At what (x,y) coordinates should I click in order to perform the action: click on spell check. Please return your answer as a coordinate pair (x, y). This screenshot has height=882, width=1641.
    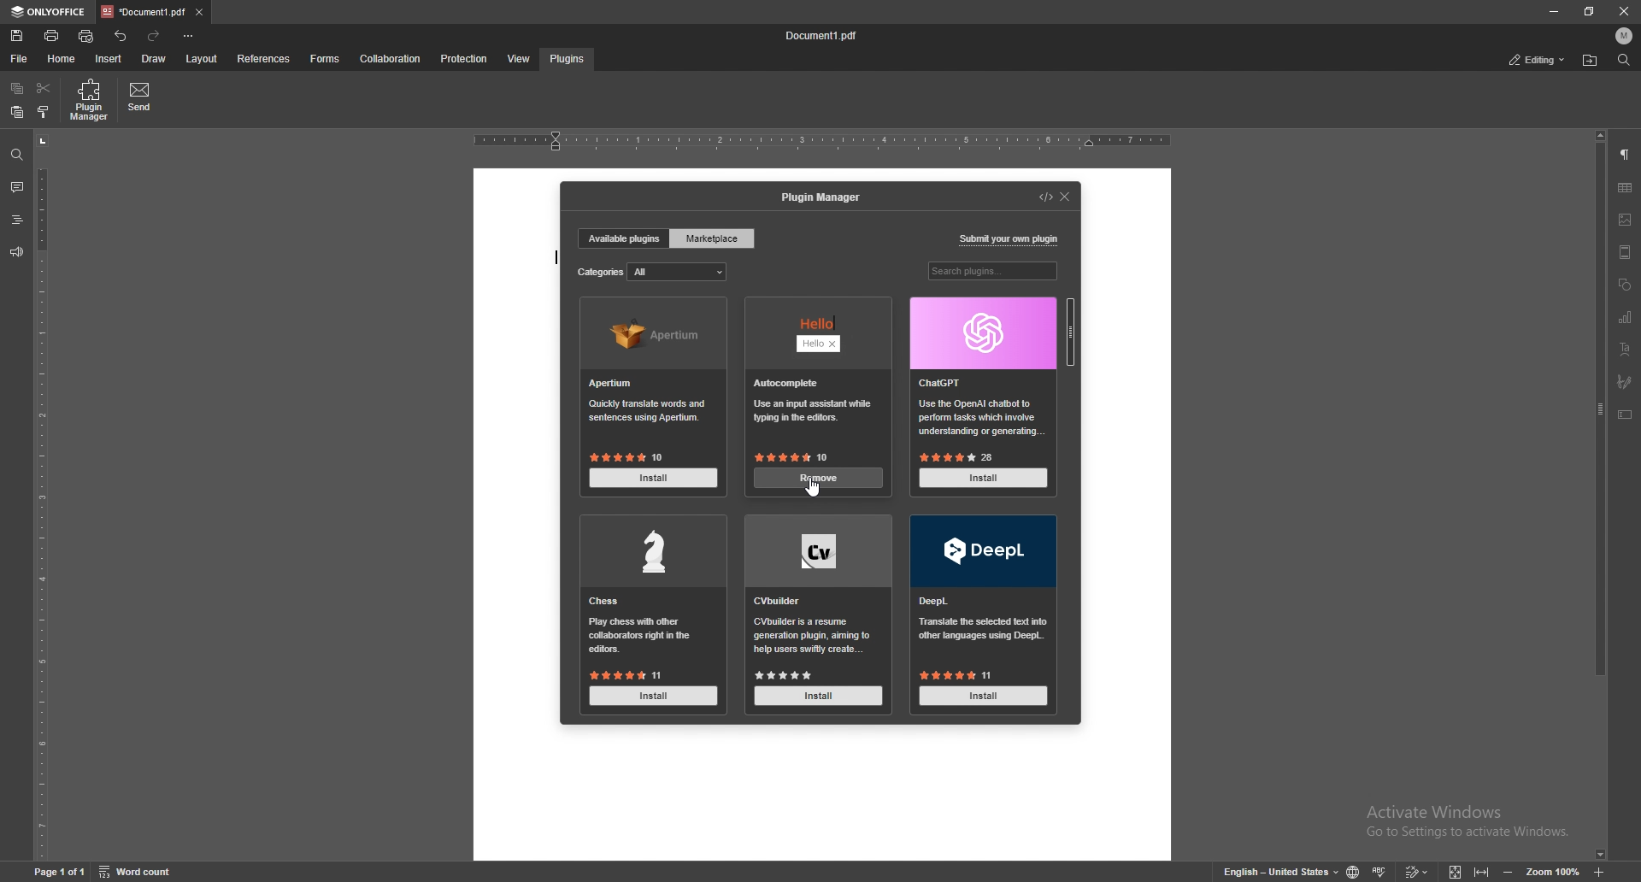
    Looking at the image, I should click on (1385, 872).